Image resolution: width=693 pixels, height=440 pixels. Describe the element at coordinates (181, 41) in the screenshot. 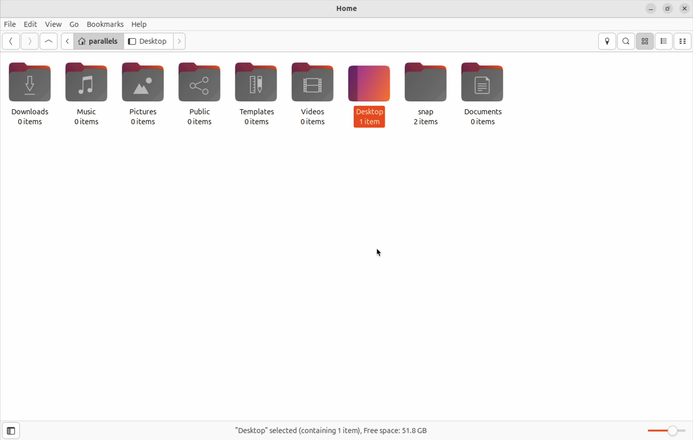

I see `Go next` at that location.